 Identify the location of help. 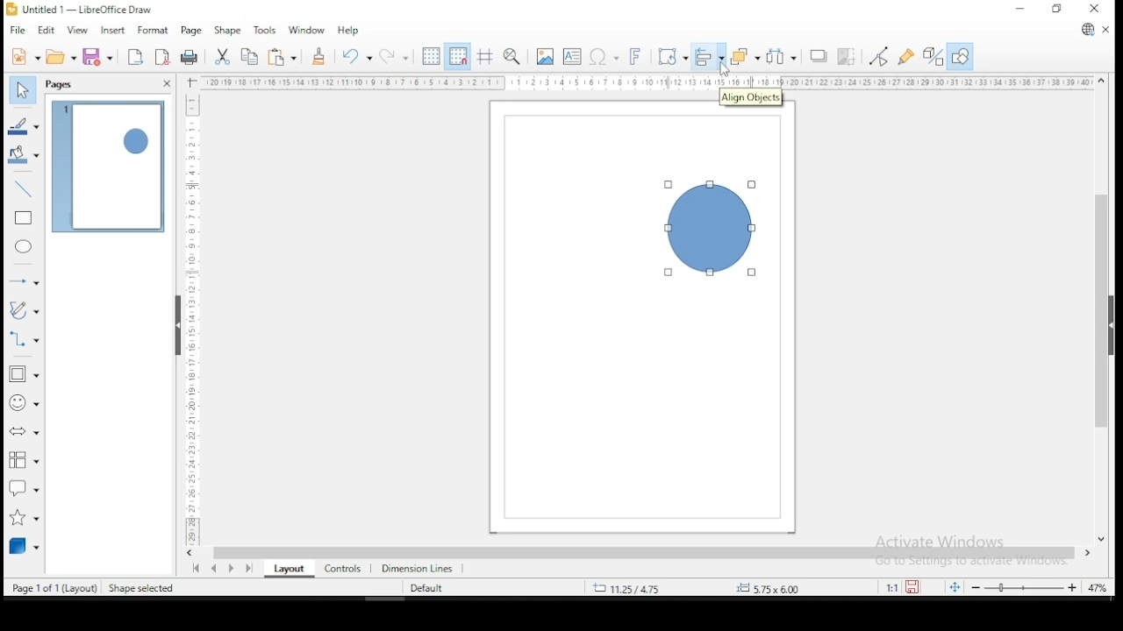
(349, 30).